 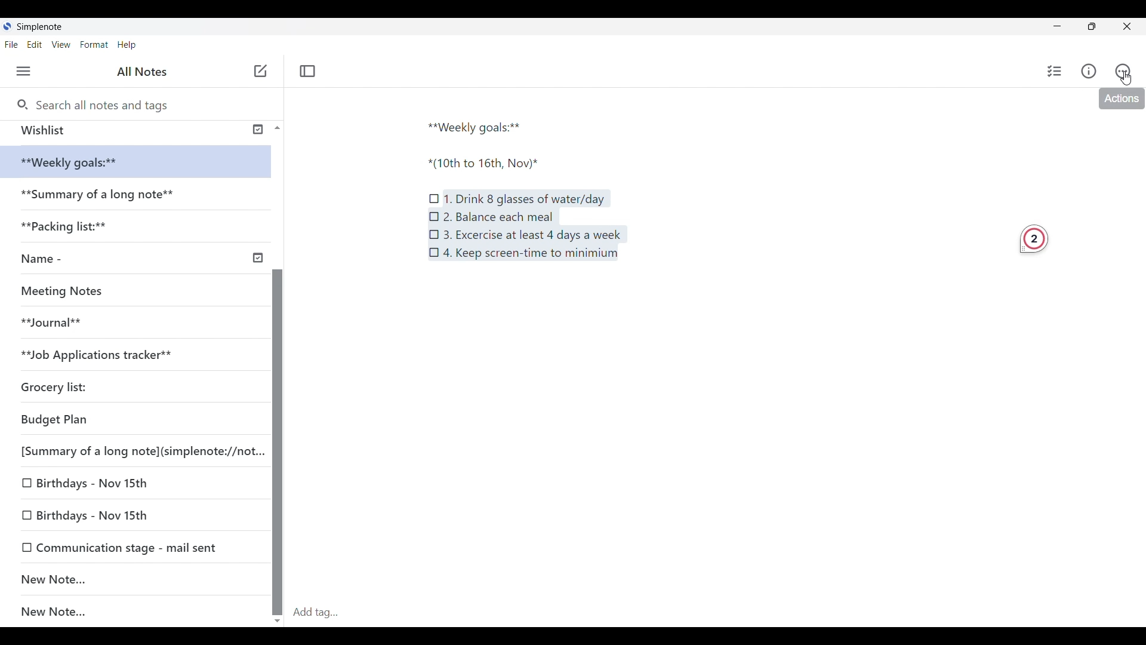 I want to click on restore, so click(x=1102, y=28).